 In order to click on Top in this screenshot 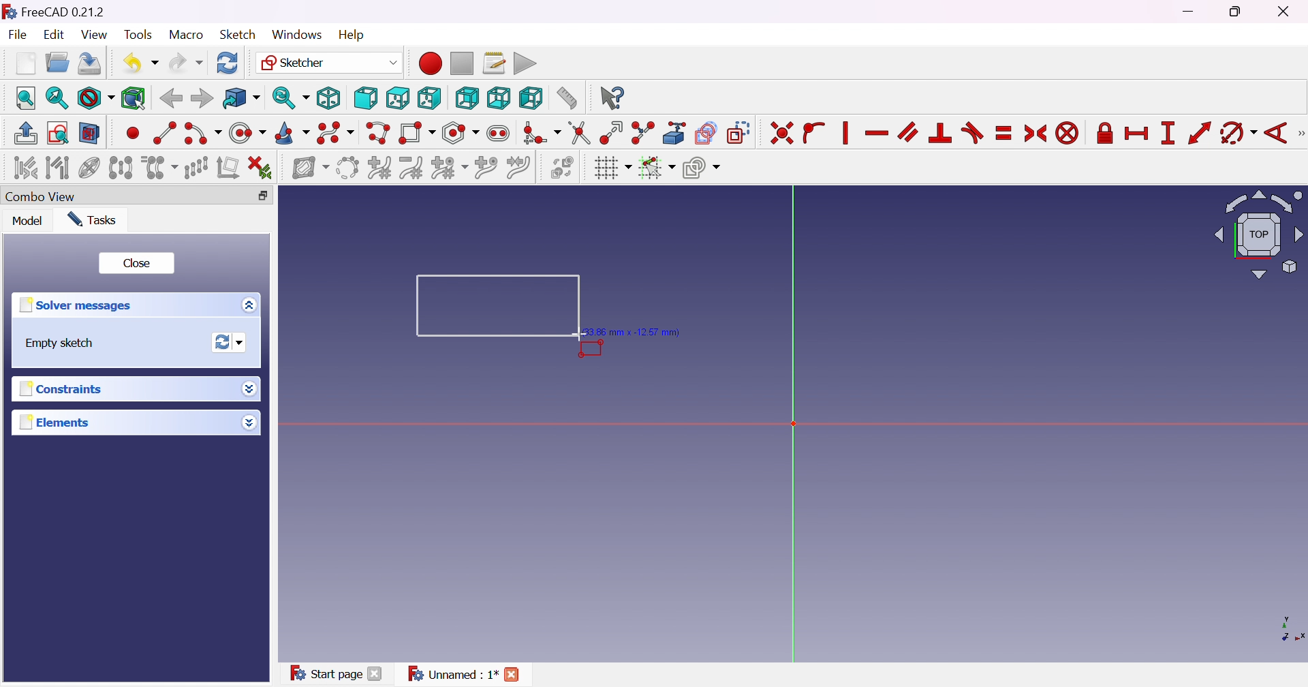, I will do `click(399, 98)`.